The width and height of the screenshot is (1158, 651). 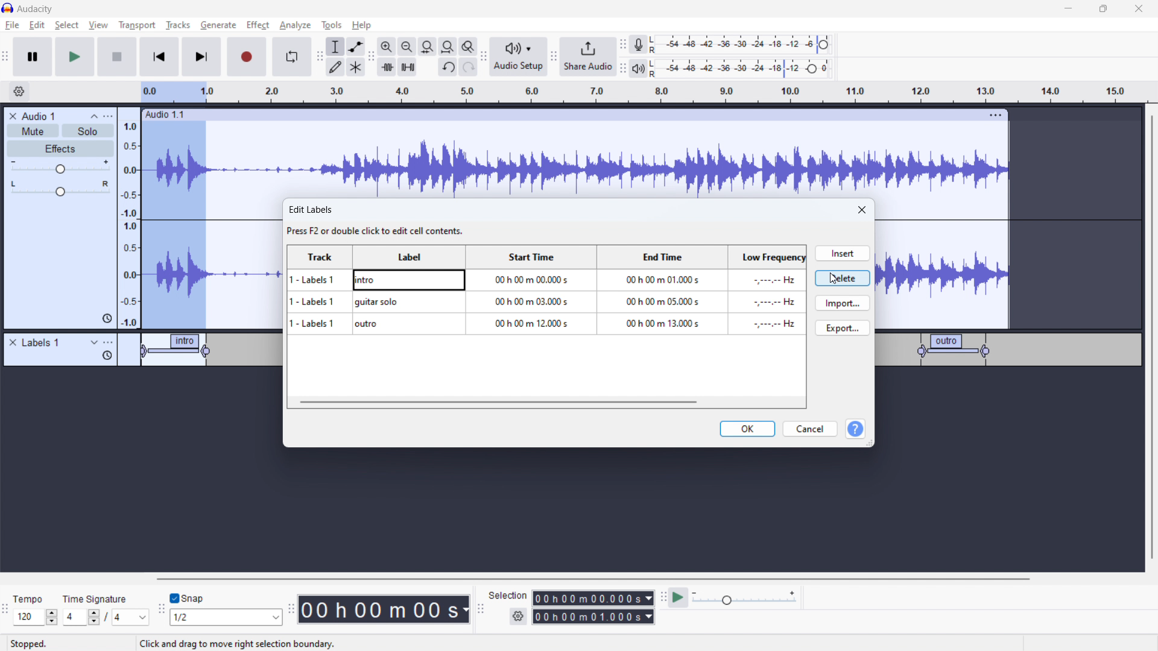 I want to click on edit toolbar, so click(x=371, y=57).